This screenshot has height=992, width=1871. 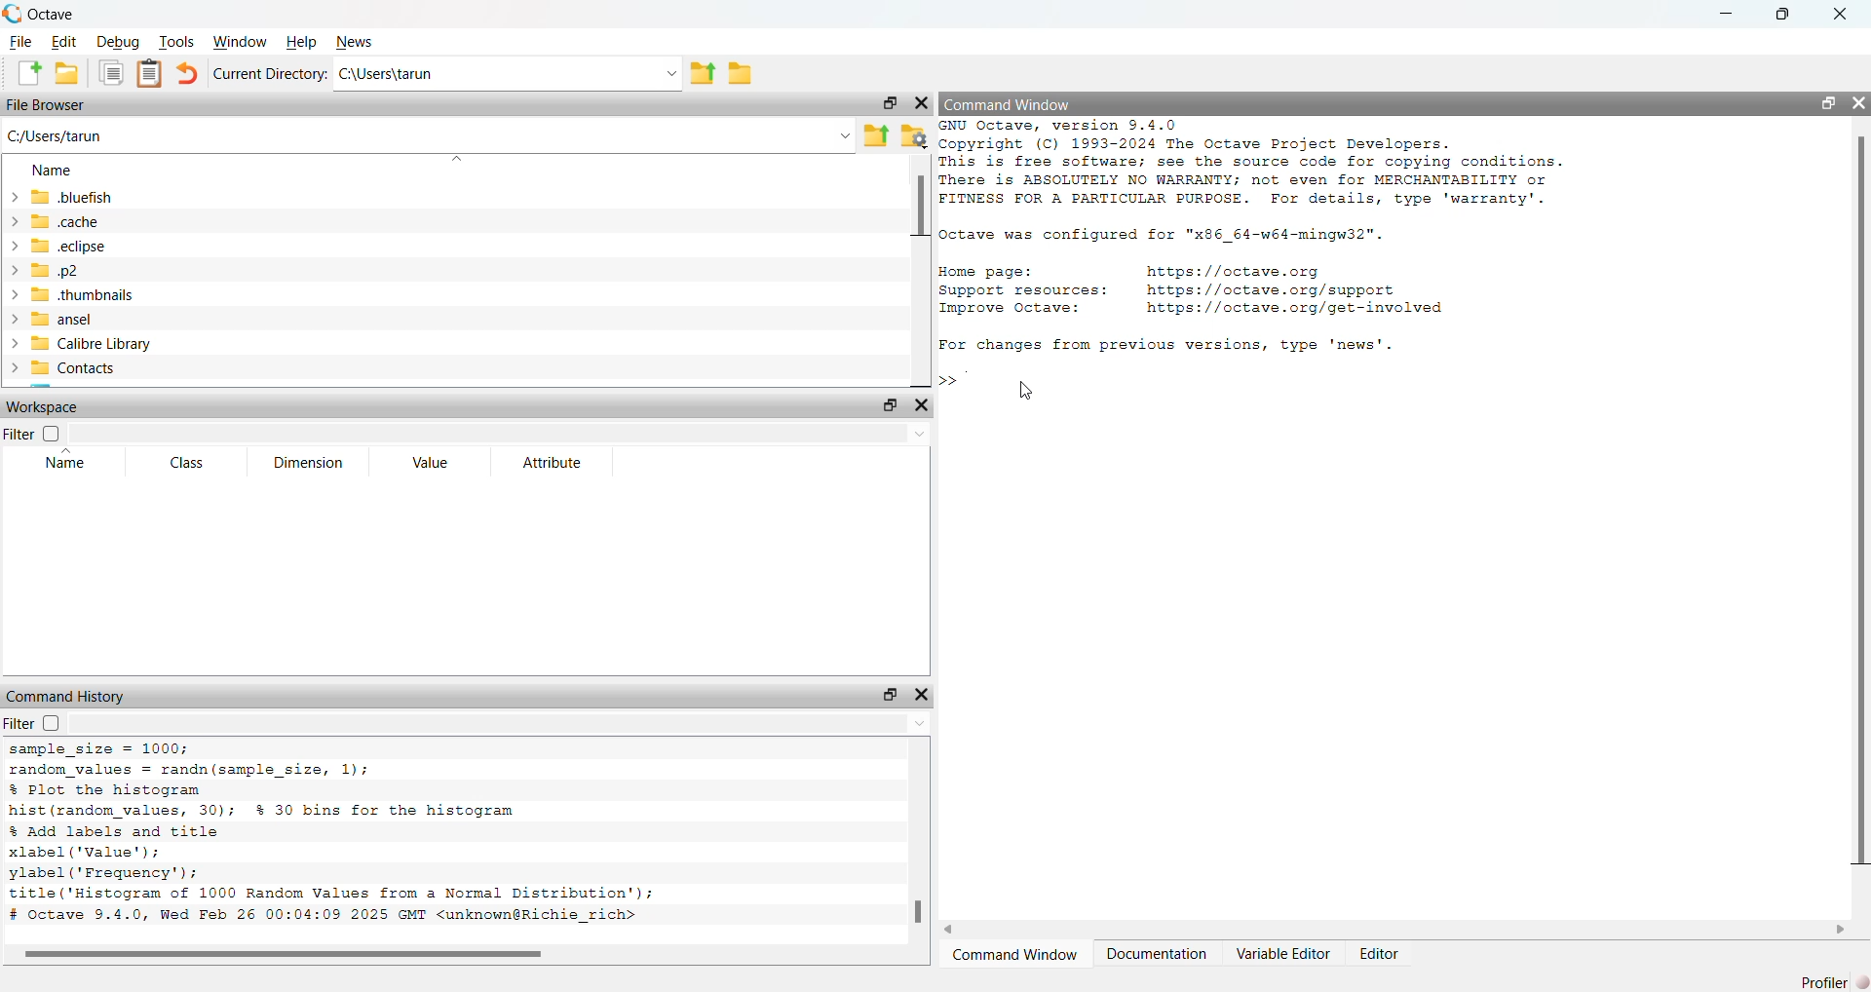 I want to click on New file, so click(x=28, y=72).